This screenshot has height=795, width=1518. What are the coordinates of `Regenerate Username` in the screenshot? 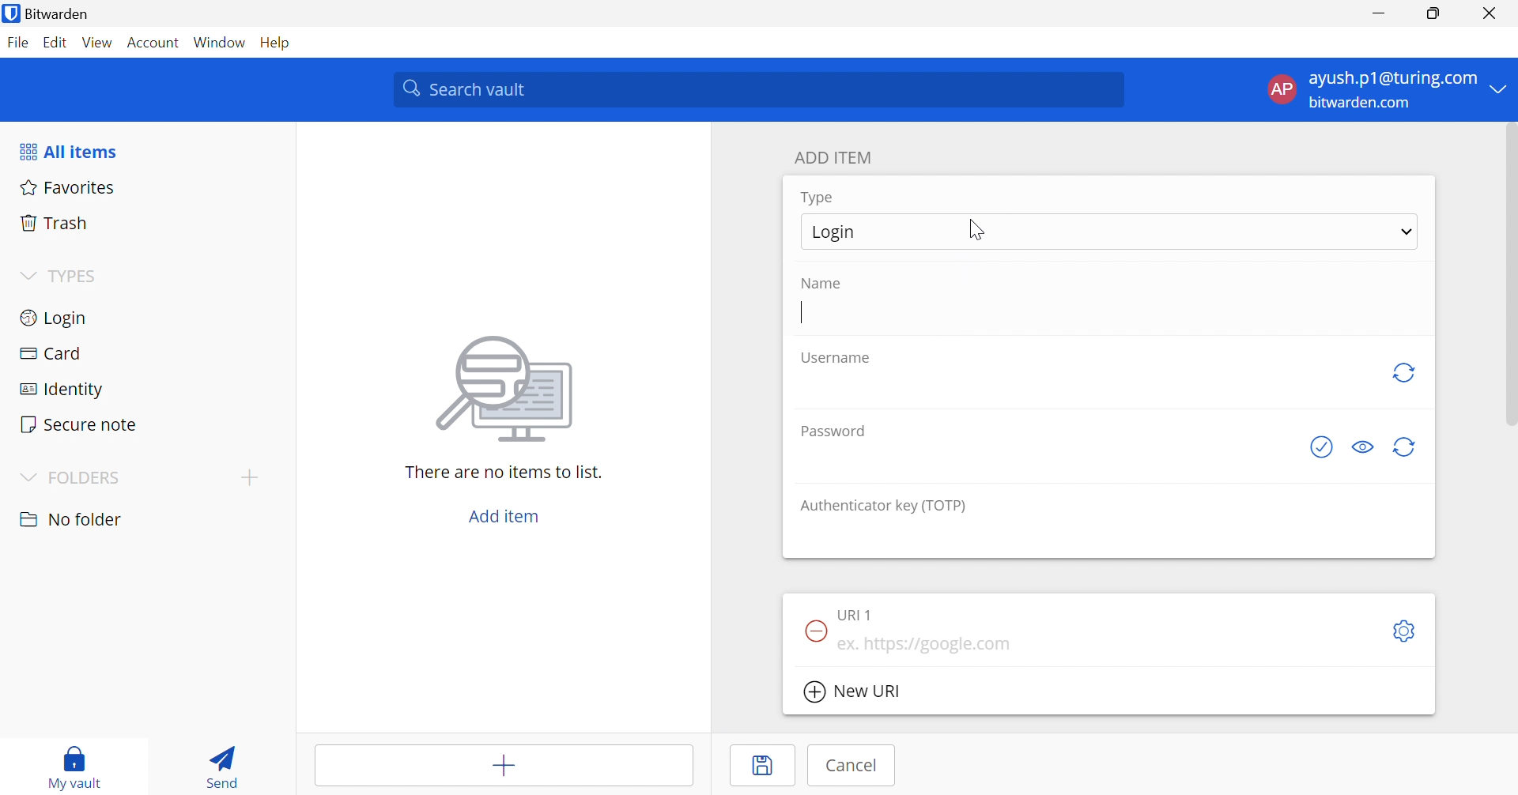 It's located at (1405, 373).